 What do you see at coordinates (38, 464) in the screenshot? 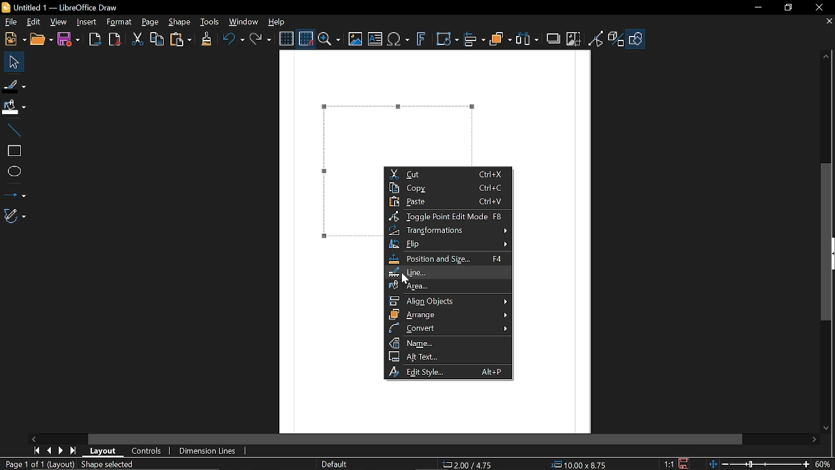
I see `Current page` at bounding box center [38, 464].